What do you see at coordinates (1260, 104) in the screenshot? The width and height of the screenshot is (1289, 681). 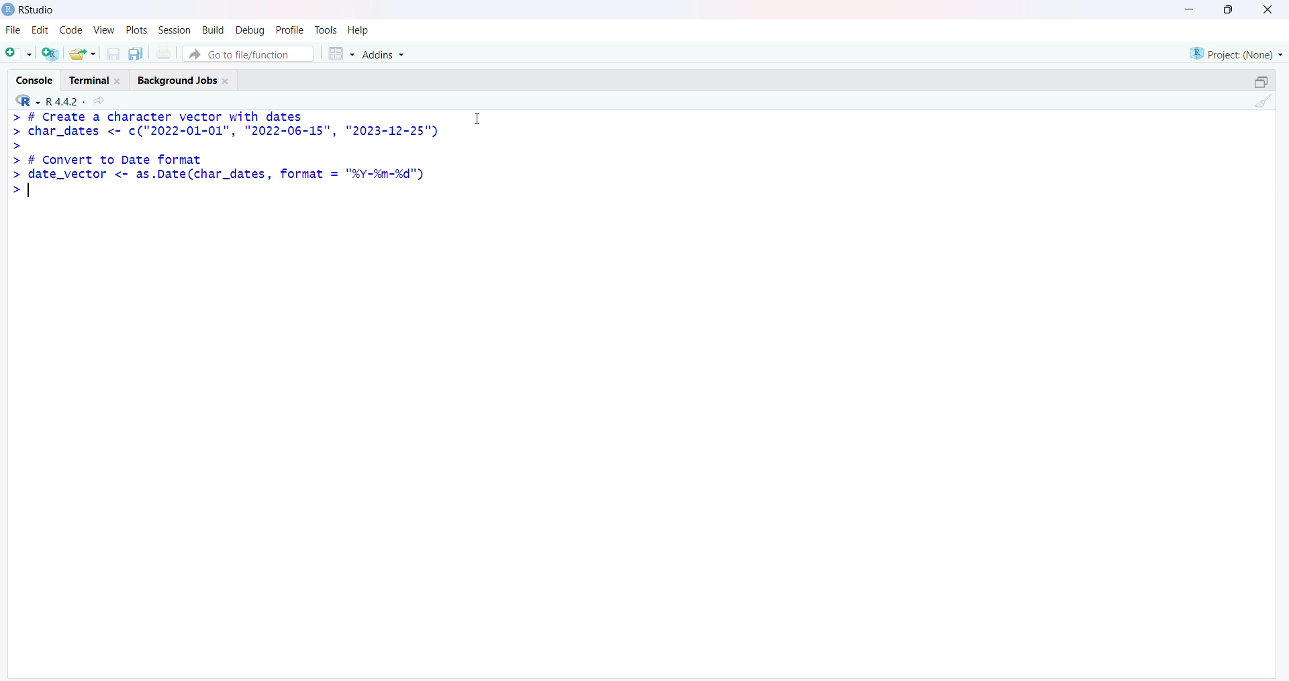 I see `Clear console (Ctrl +L)` at bounding box center [1260, 104].